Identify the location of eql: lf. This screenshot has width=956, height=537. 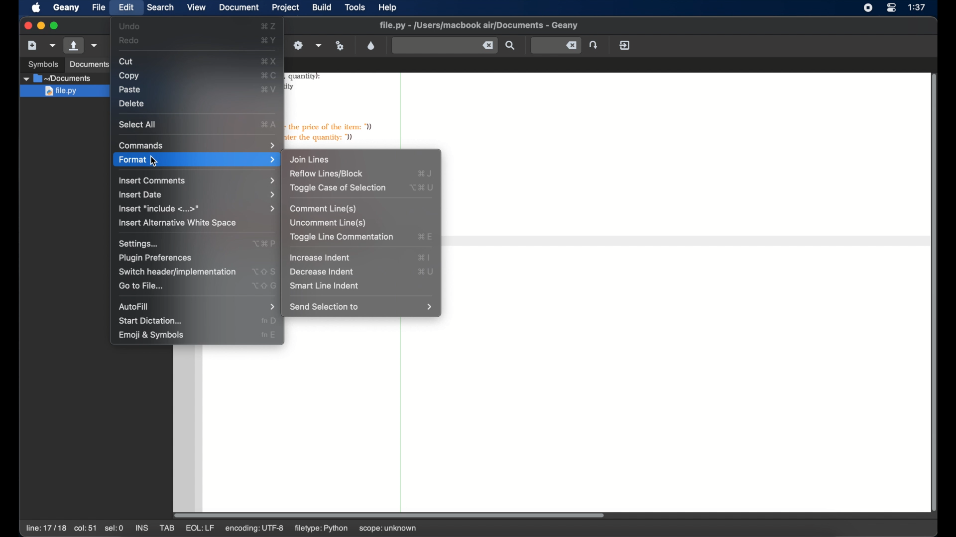
(200, 529).